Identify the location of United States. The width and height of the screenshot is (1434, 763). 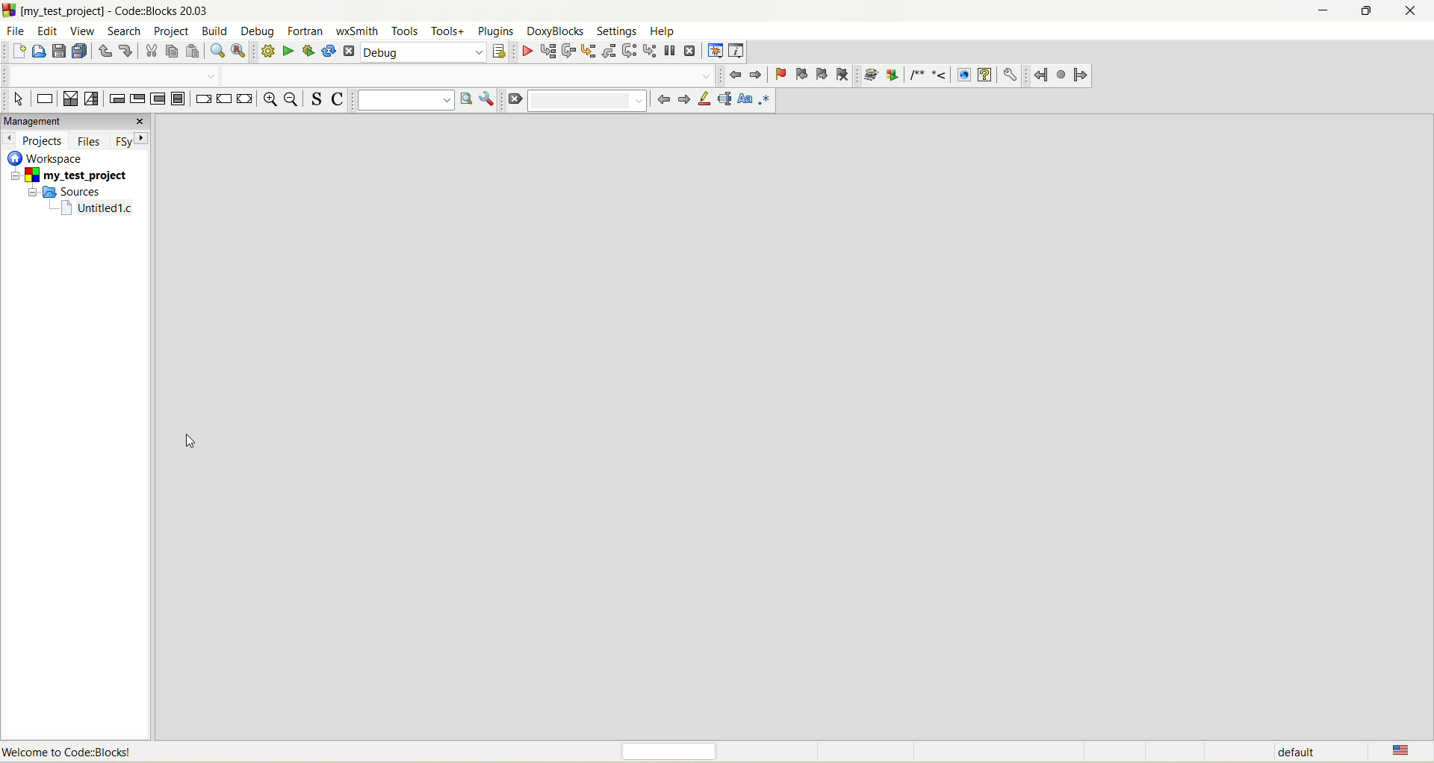
(1403, 750).